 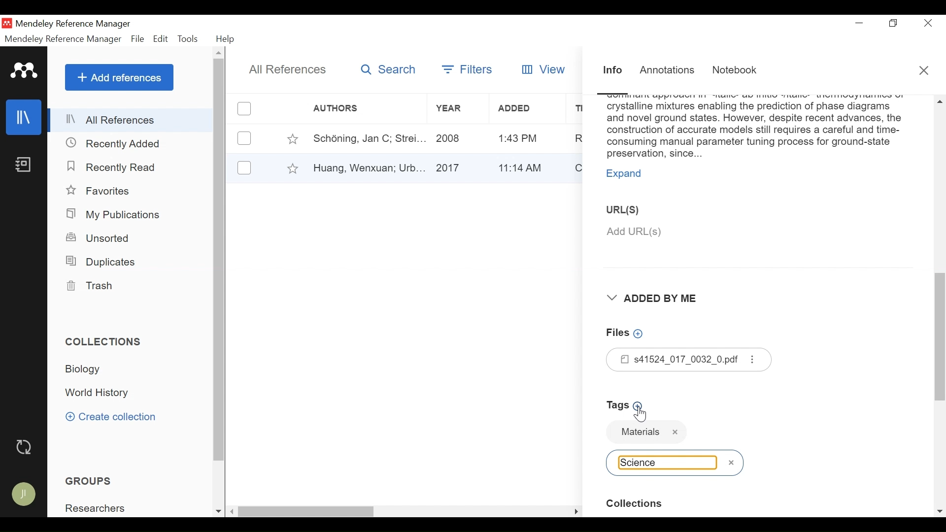 I want to click on URL(S), so click(x=631, y=209).